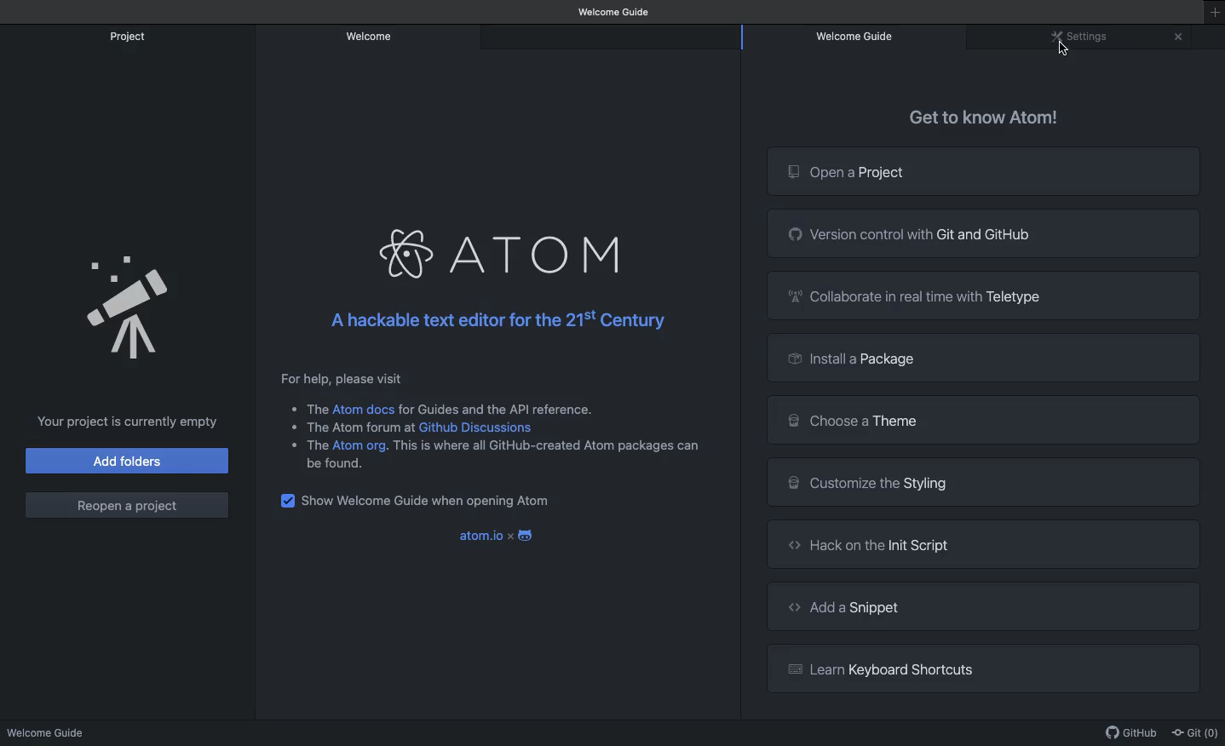  Describe the element at coordinates (981, 358) in the screenshot. I see `Install a package` at that location.